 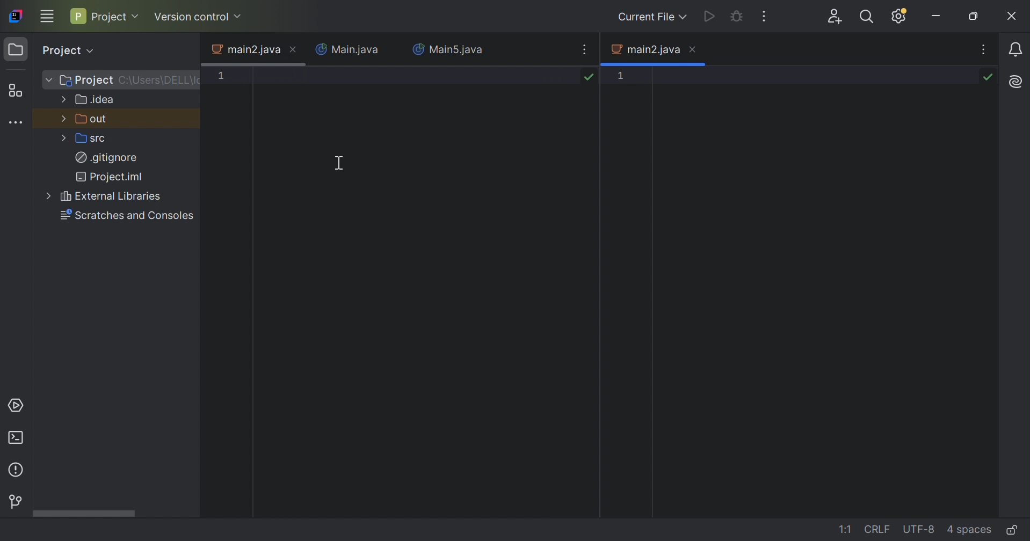 I want to click on recent files, tab actions, and more, so click(x=583, y=48).